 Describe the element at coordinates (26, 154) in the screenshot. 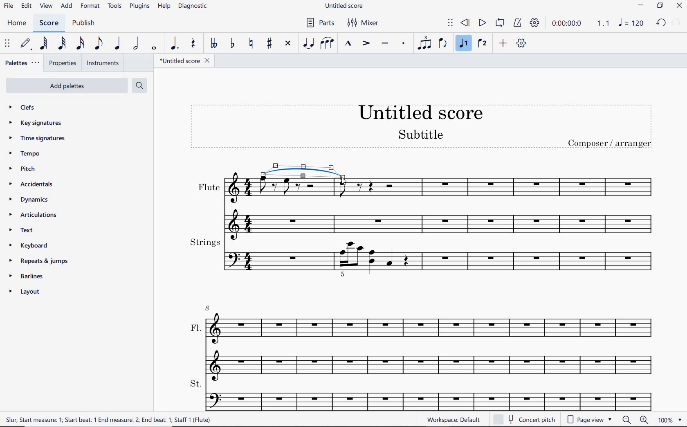

I see `tempo` at that location.